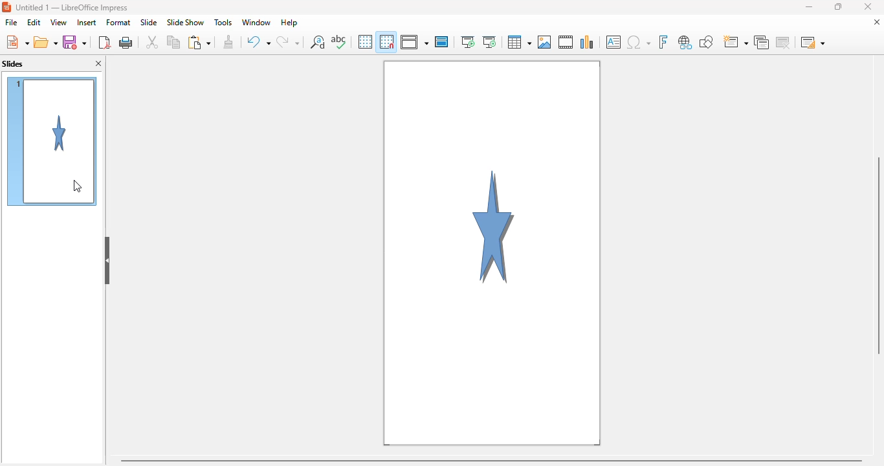 This screenshot has width=884, height=466. Describe the element at coordinates (812, 42) in the screenshot. I see `slide layout` at that location.